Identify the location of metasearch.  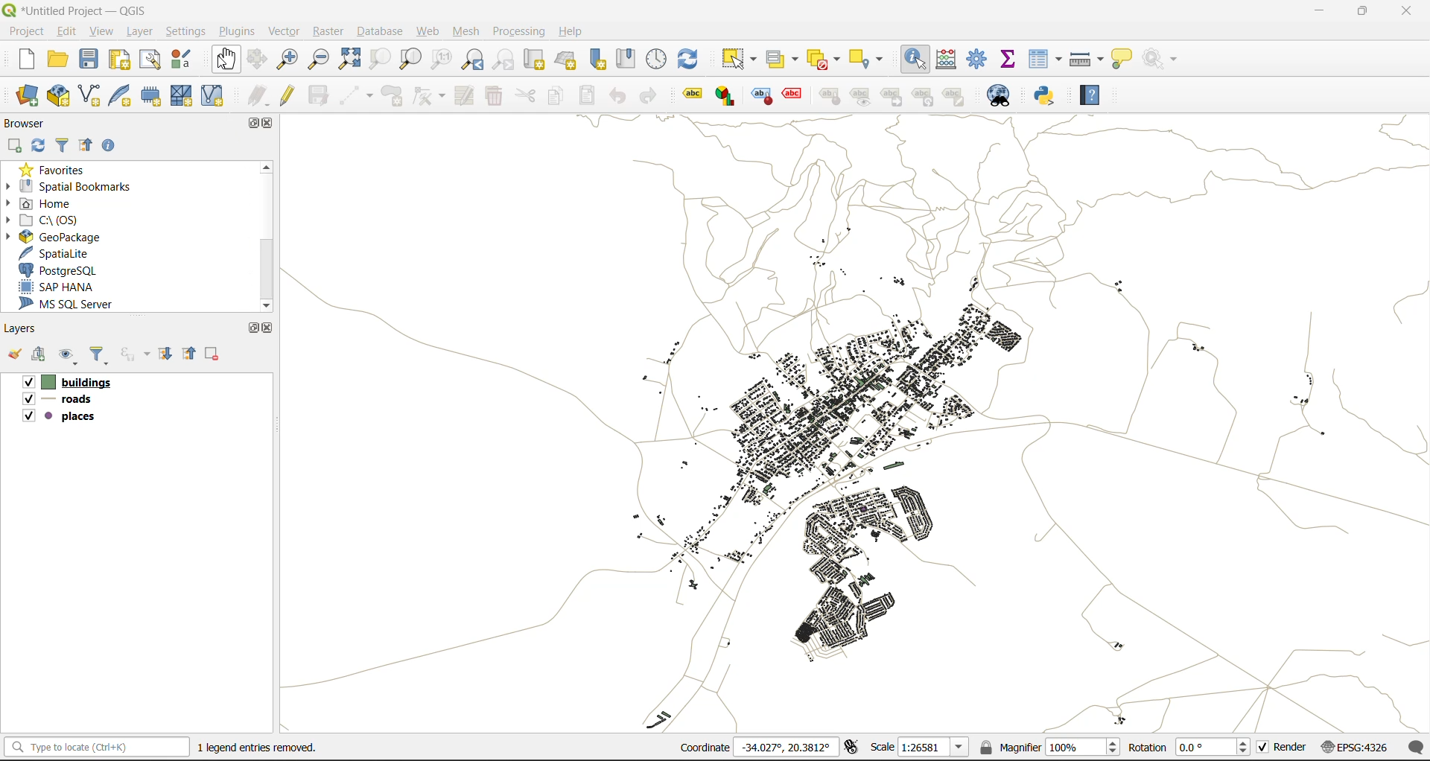
(999, 94).